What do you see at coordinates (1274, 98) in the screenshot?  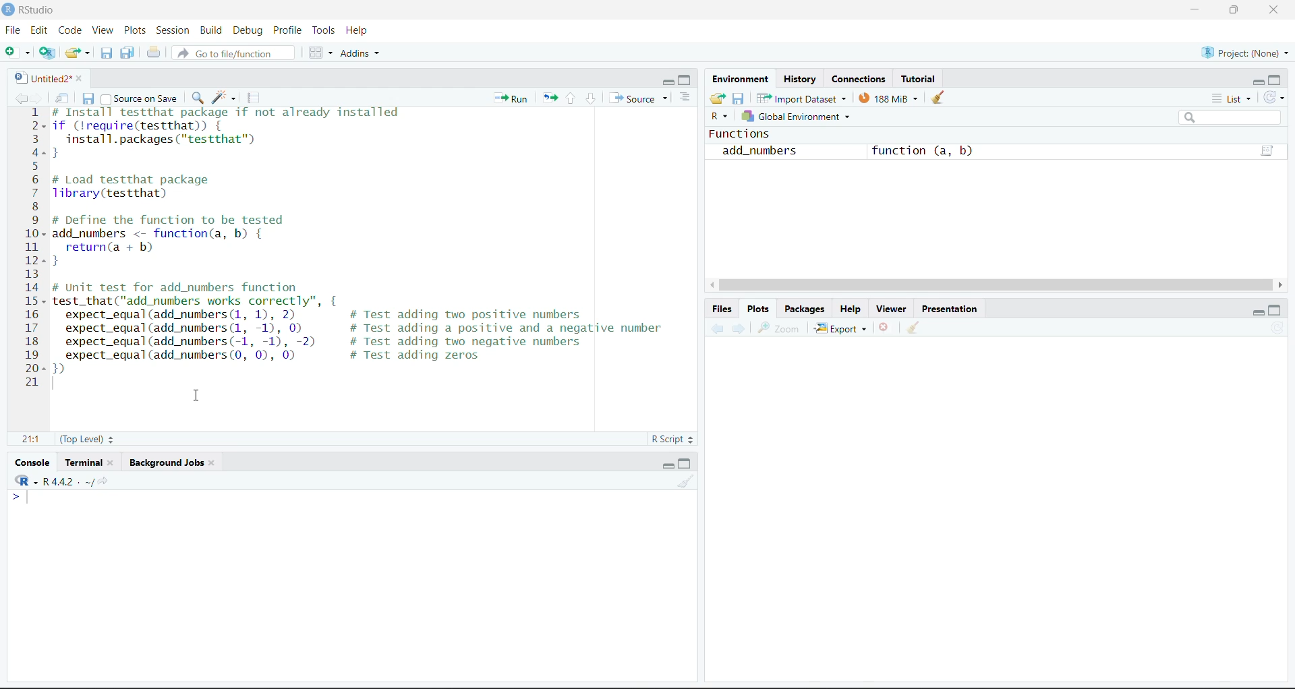 I see `refresh the list of objects of environment` at bounding box center [1274, 98].